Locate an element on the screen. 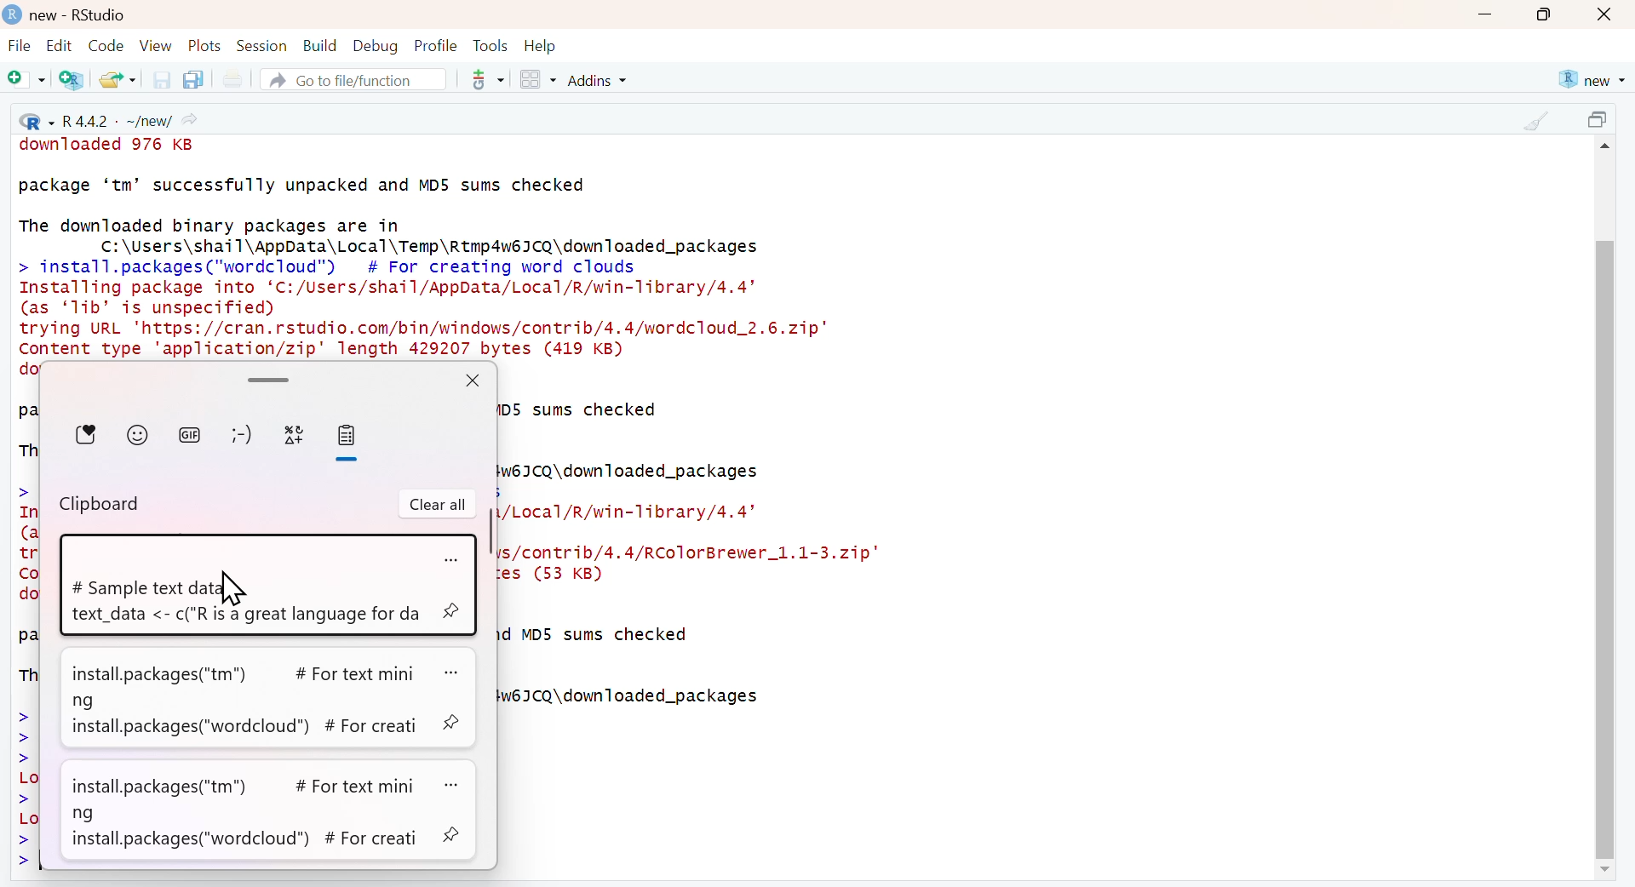  Help is located at coordinates (541, 46).